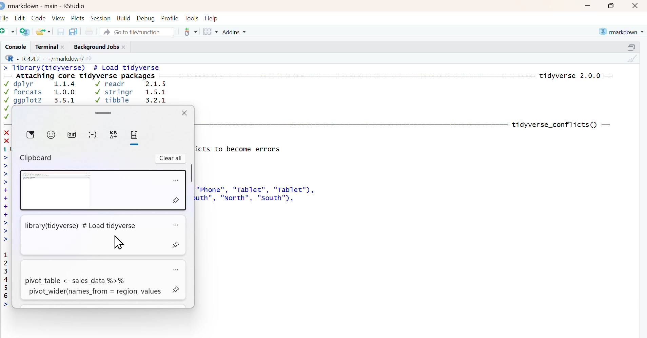  Describe the element at coordinates (95, 46) in the screenshot. I see `Background Jobs` at that location.